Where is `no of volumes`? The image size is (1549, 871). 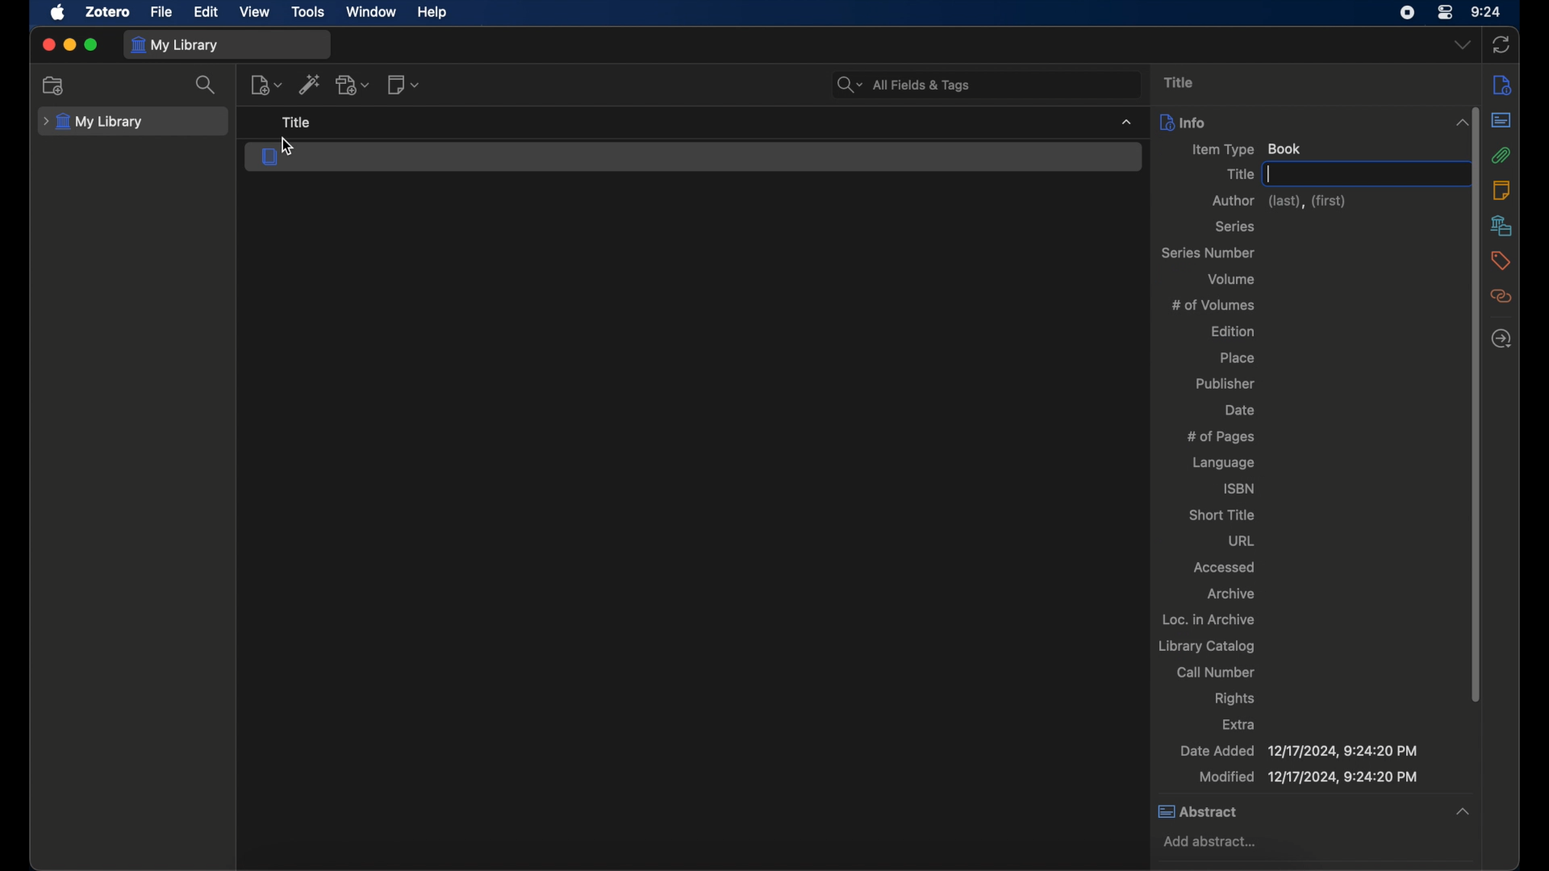 no of volumes is located at coordinates (1214, 305).